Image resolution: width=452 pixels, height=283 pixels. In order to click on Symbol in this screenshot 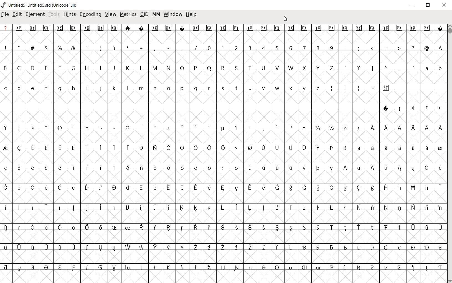, I will do `click(413, 148)`.